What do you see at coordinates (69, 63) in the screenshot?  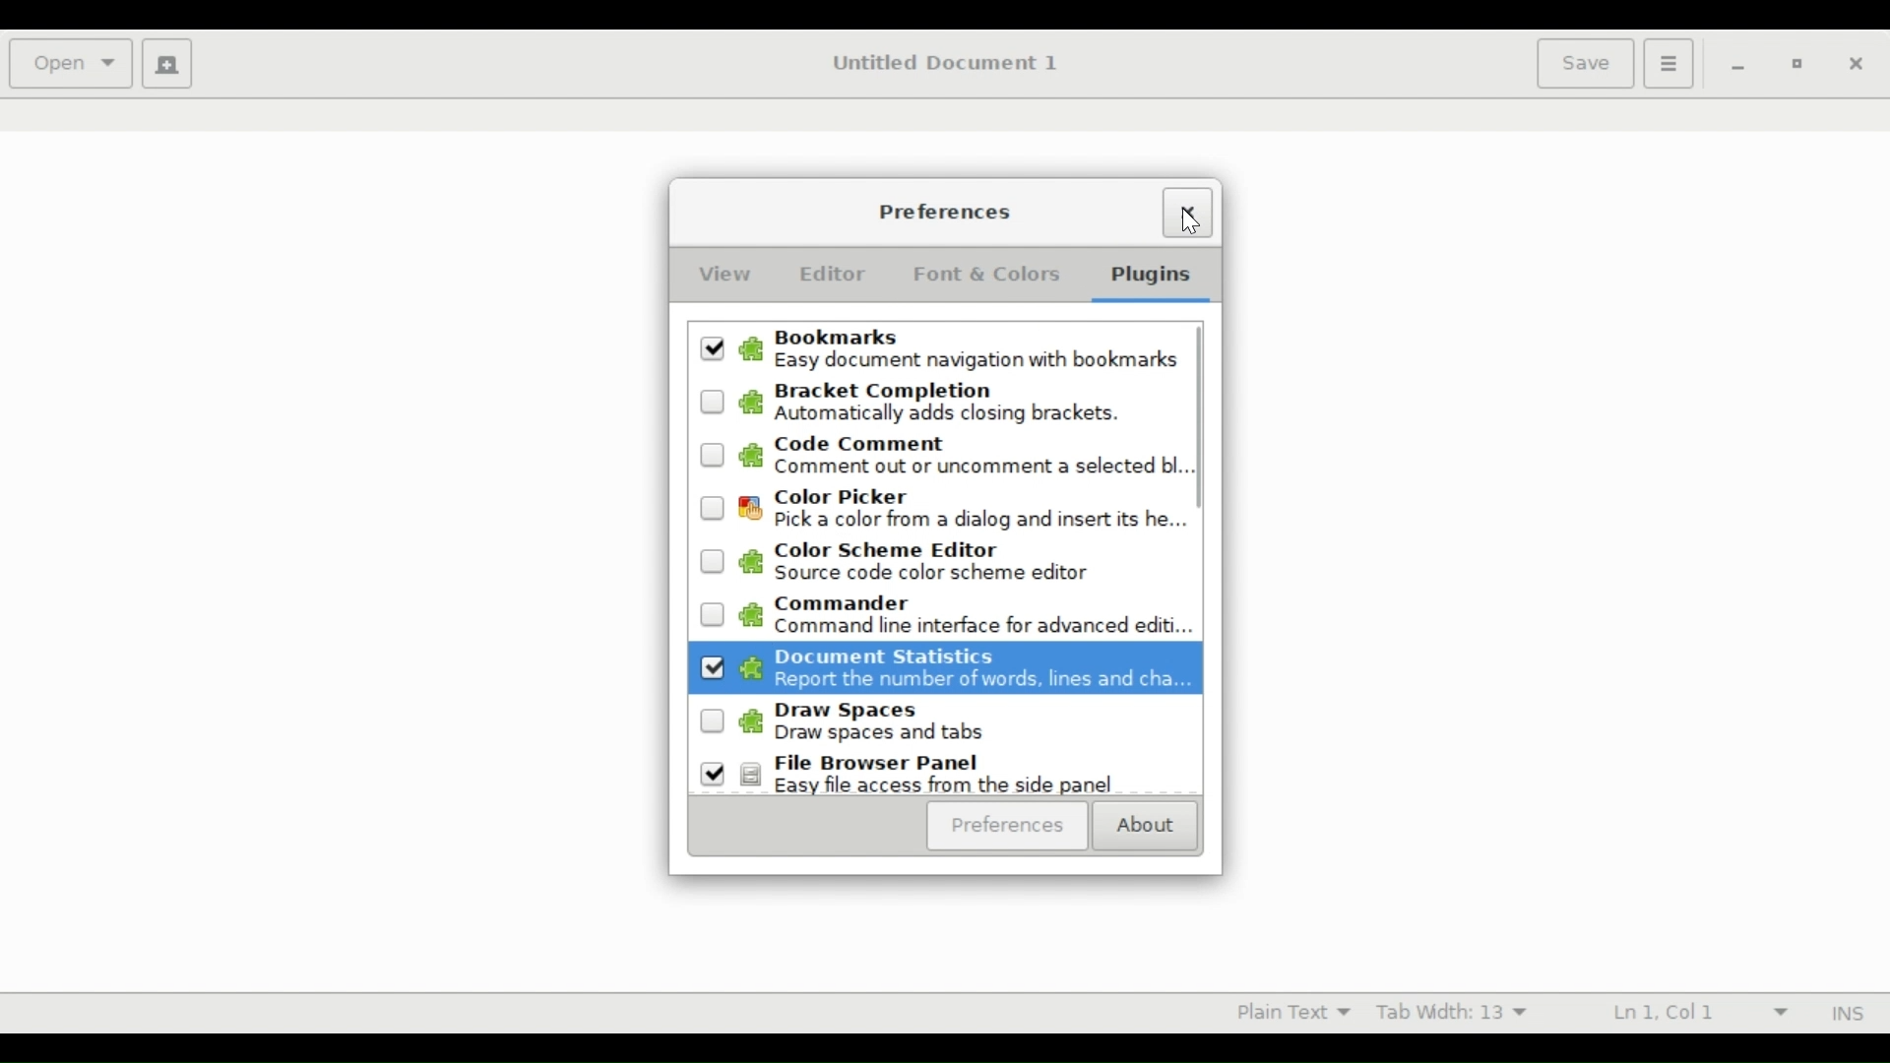 I see `Open` at bounding box center [69, 63].